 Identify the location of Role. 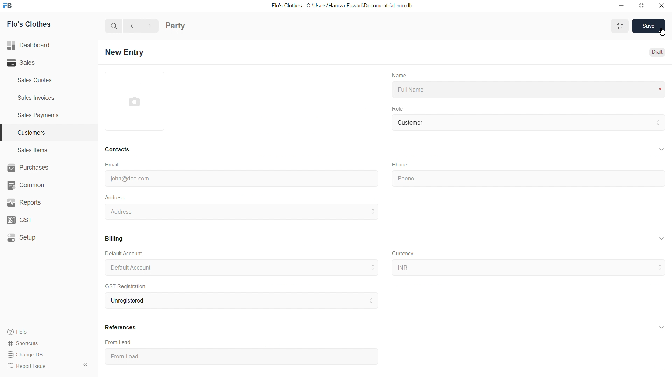
(401, 107).